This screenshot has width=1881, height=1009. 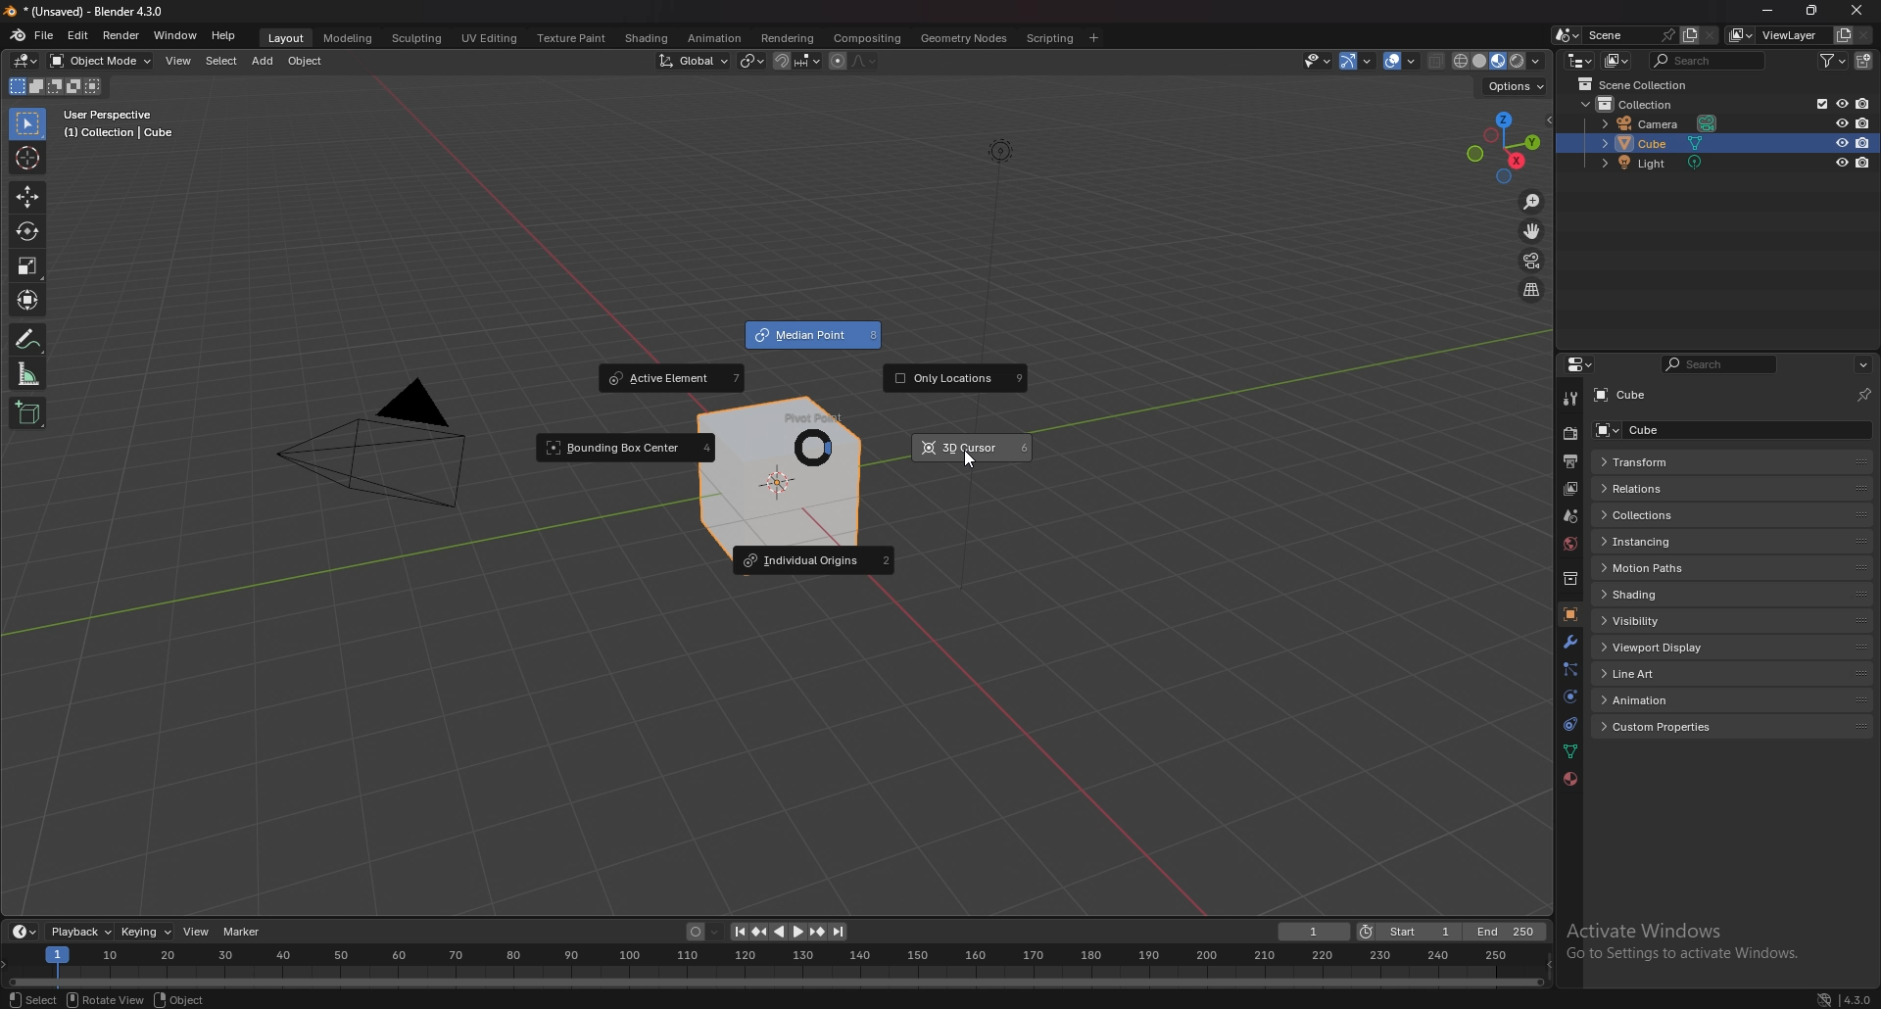 What do you see at coordinates (24, 61) in the screenshot?
I see `editor type` at bounding box center [24, 61].